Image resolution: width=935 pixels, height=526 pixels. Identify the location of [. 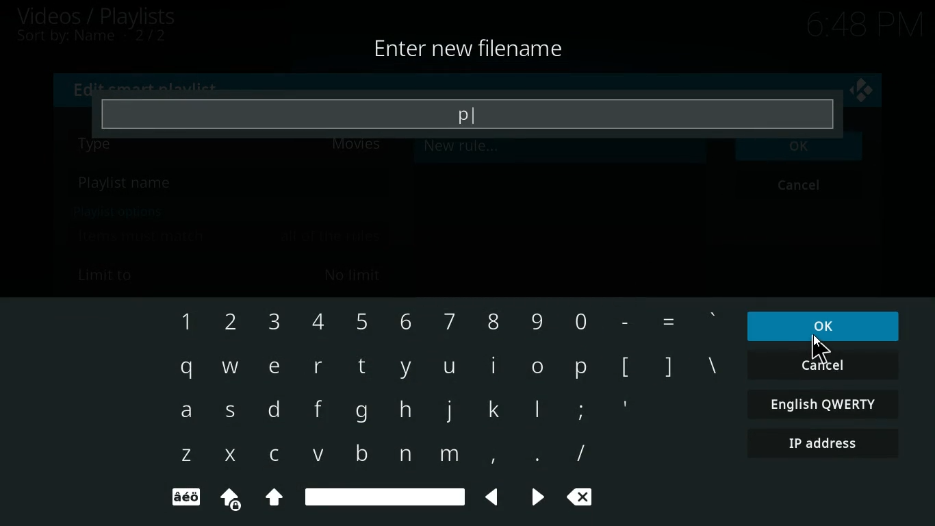
(625, 368).